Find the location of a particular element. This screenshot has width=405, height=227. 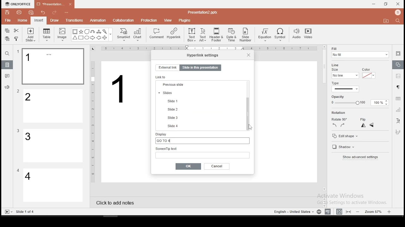

slide in this presentation is located at coordinates (200, 68).